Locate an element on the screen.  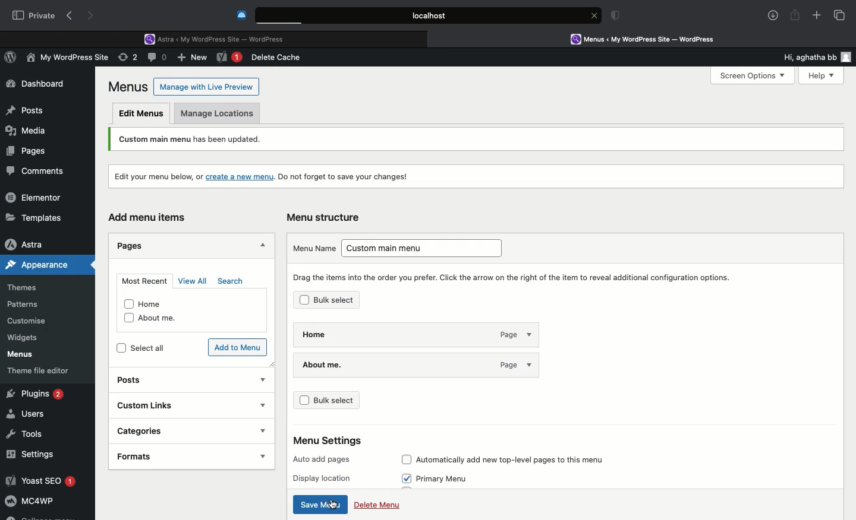
Menus is located at coordinates (18, 354).